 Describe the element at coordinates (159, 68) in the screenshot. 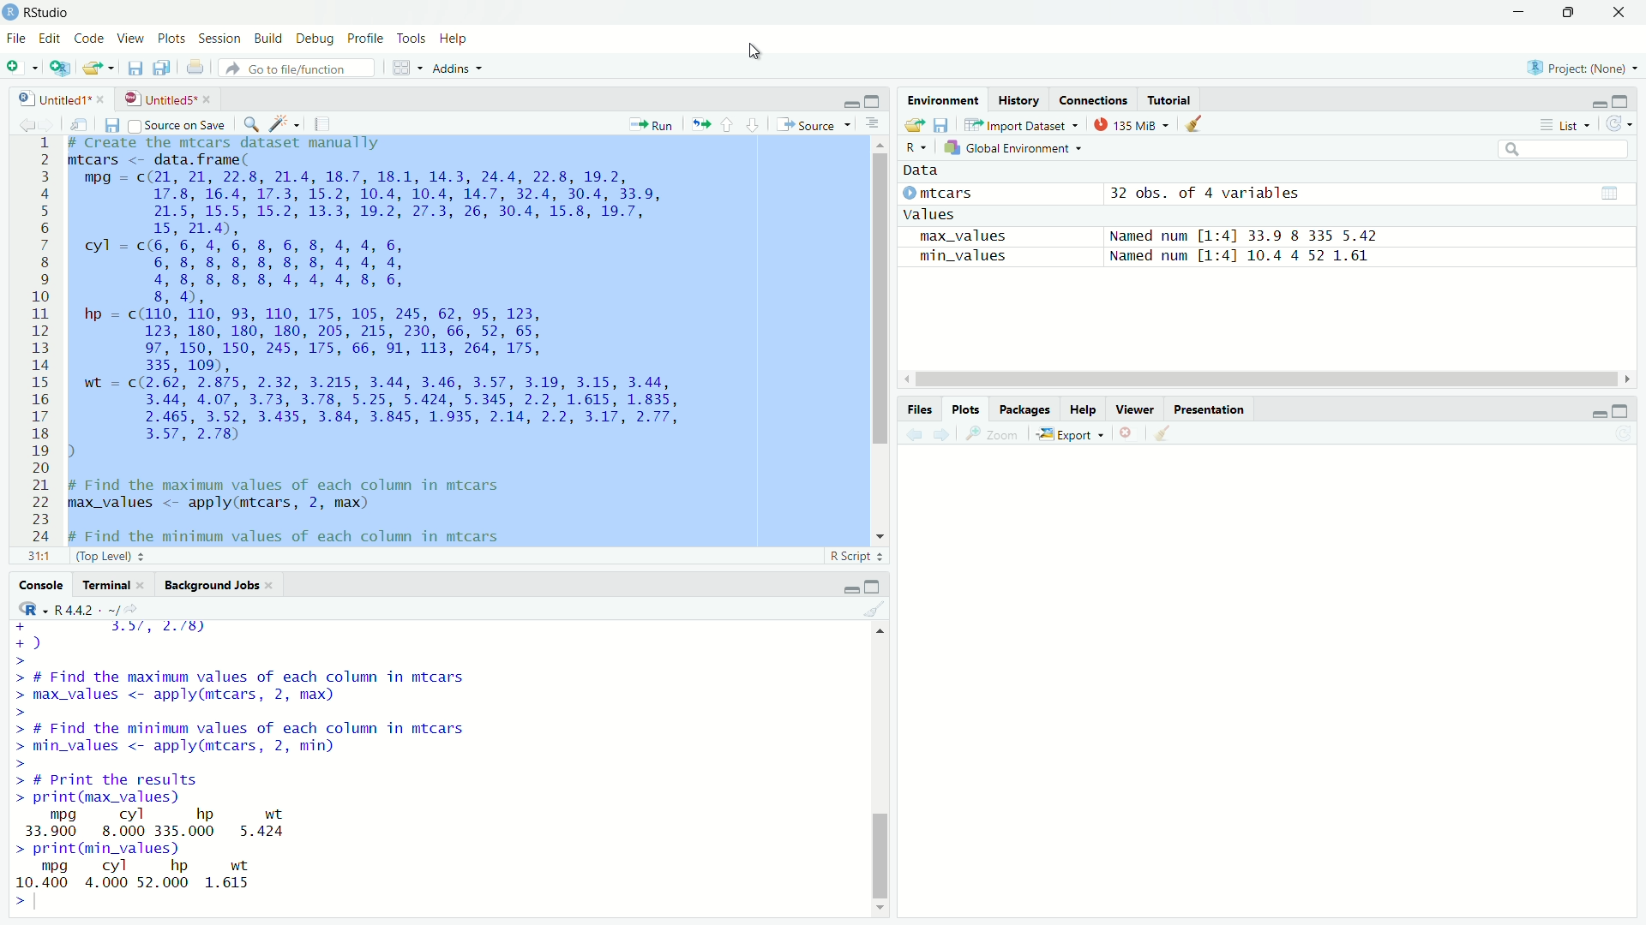

I see `copy` at that location.